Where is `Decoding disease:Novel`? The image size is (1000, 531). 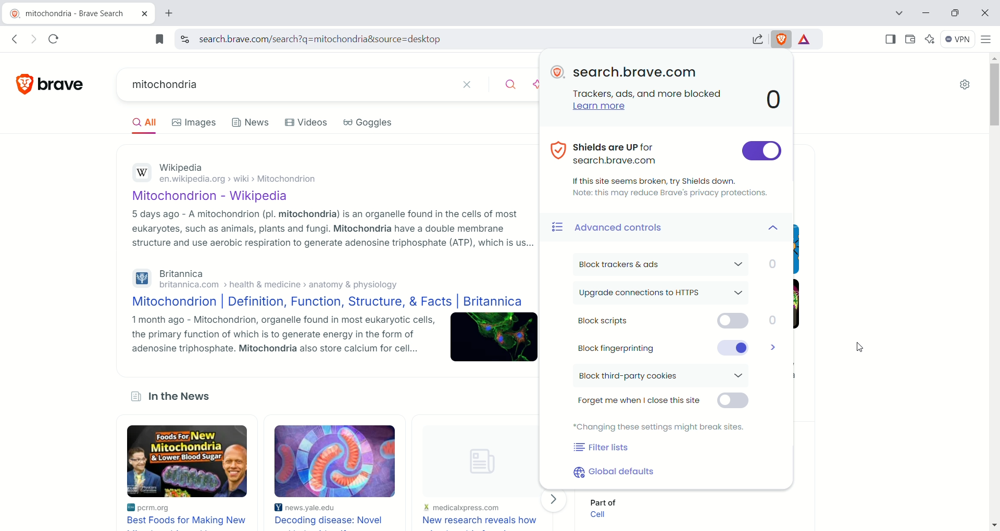
Decoding disease:Novel is located at coordinates (332, 520).